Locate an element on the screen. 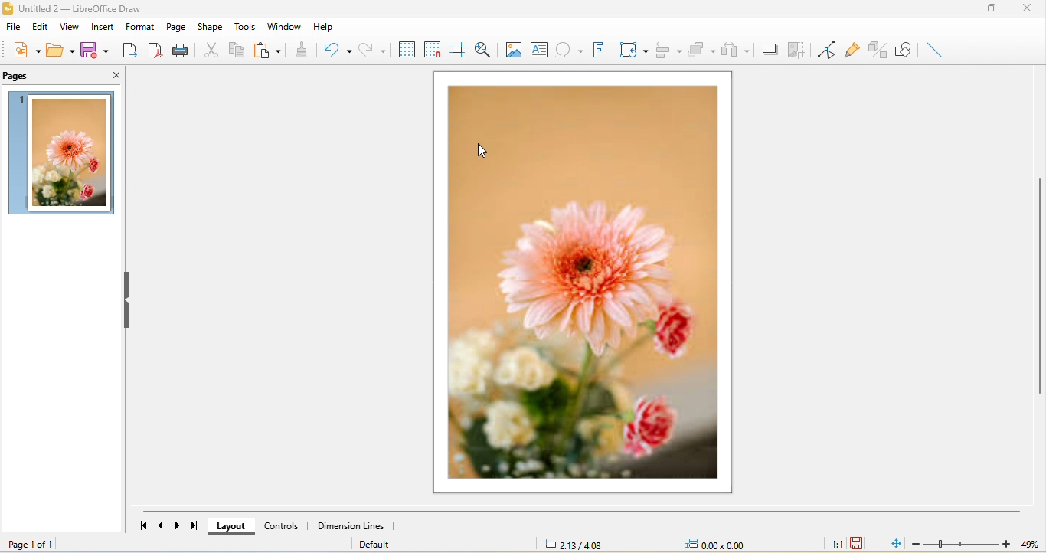  crop image is located at coordinates (796, 48).